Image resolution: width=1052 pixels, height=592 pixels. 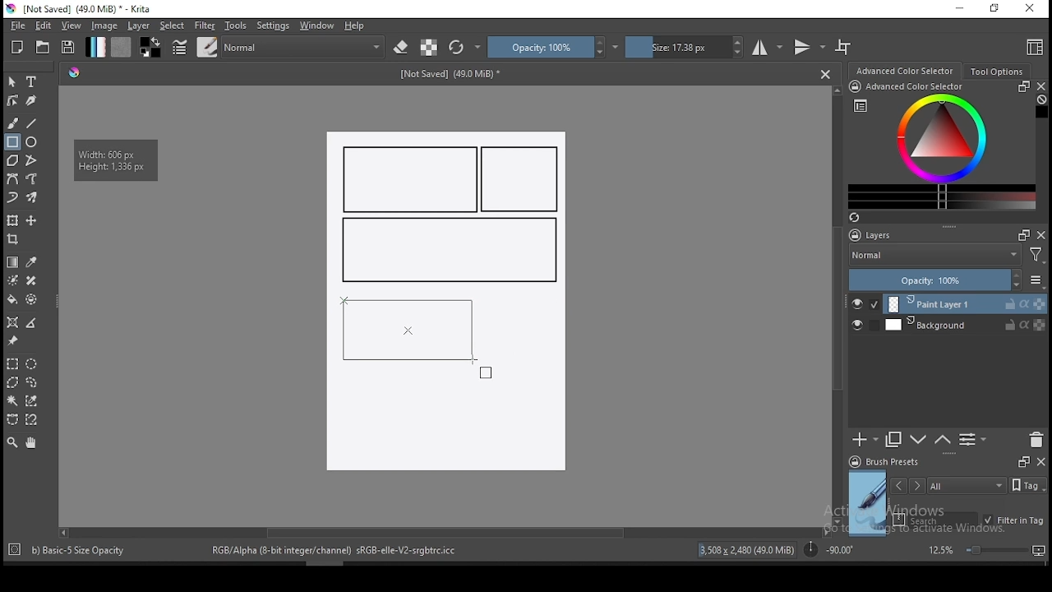 What do you see at coordinates (43, 47) in the screenshot?
I see `open` at bounding box center [43, 47].